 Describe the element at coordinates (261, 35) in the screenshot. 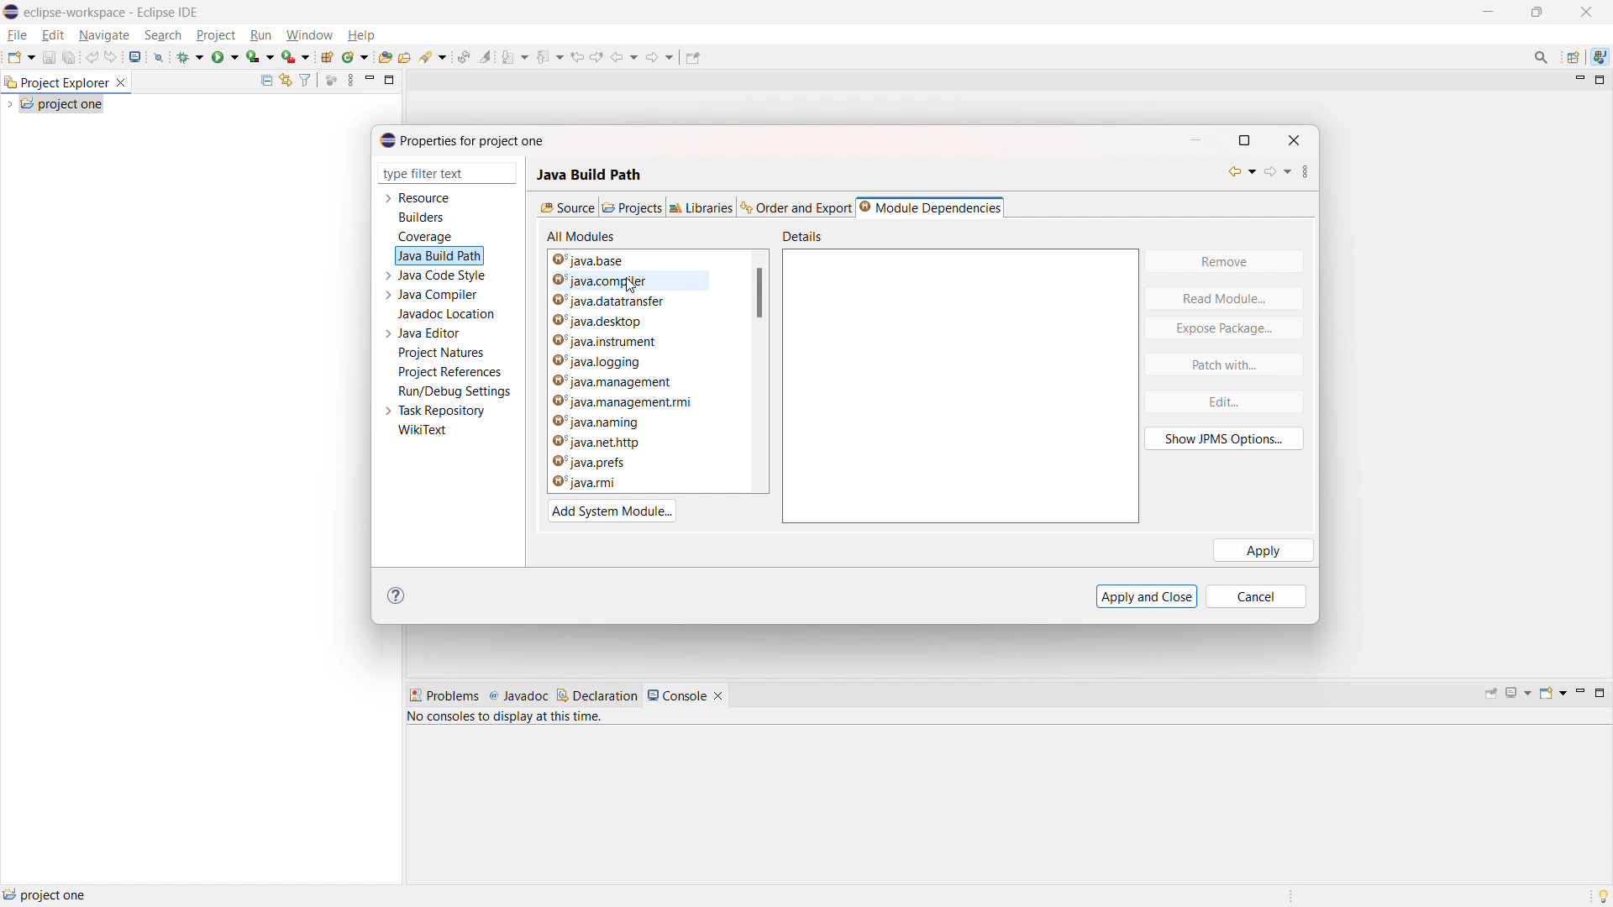

I see `run` at that location.